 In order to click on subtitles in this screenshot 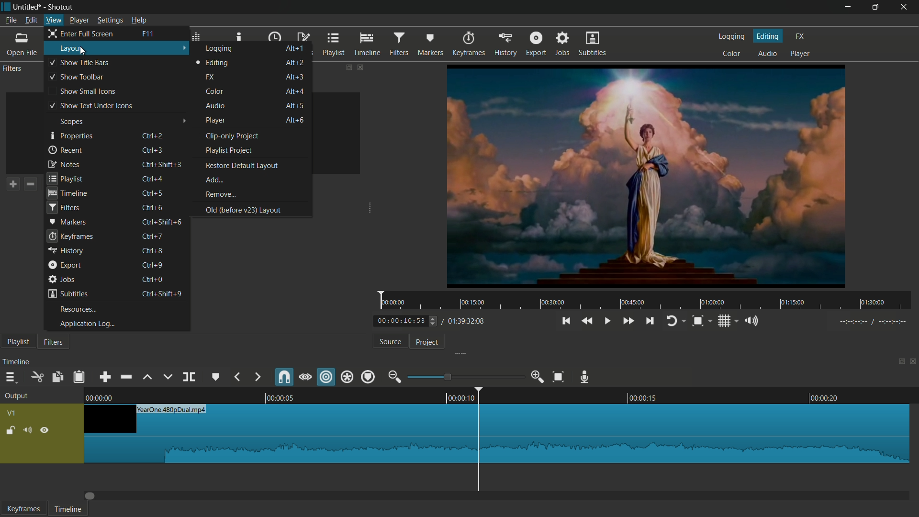, I will do `click(593, 45)`.